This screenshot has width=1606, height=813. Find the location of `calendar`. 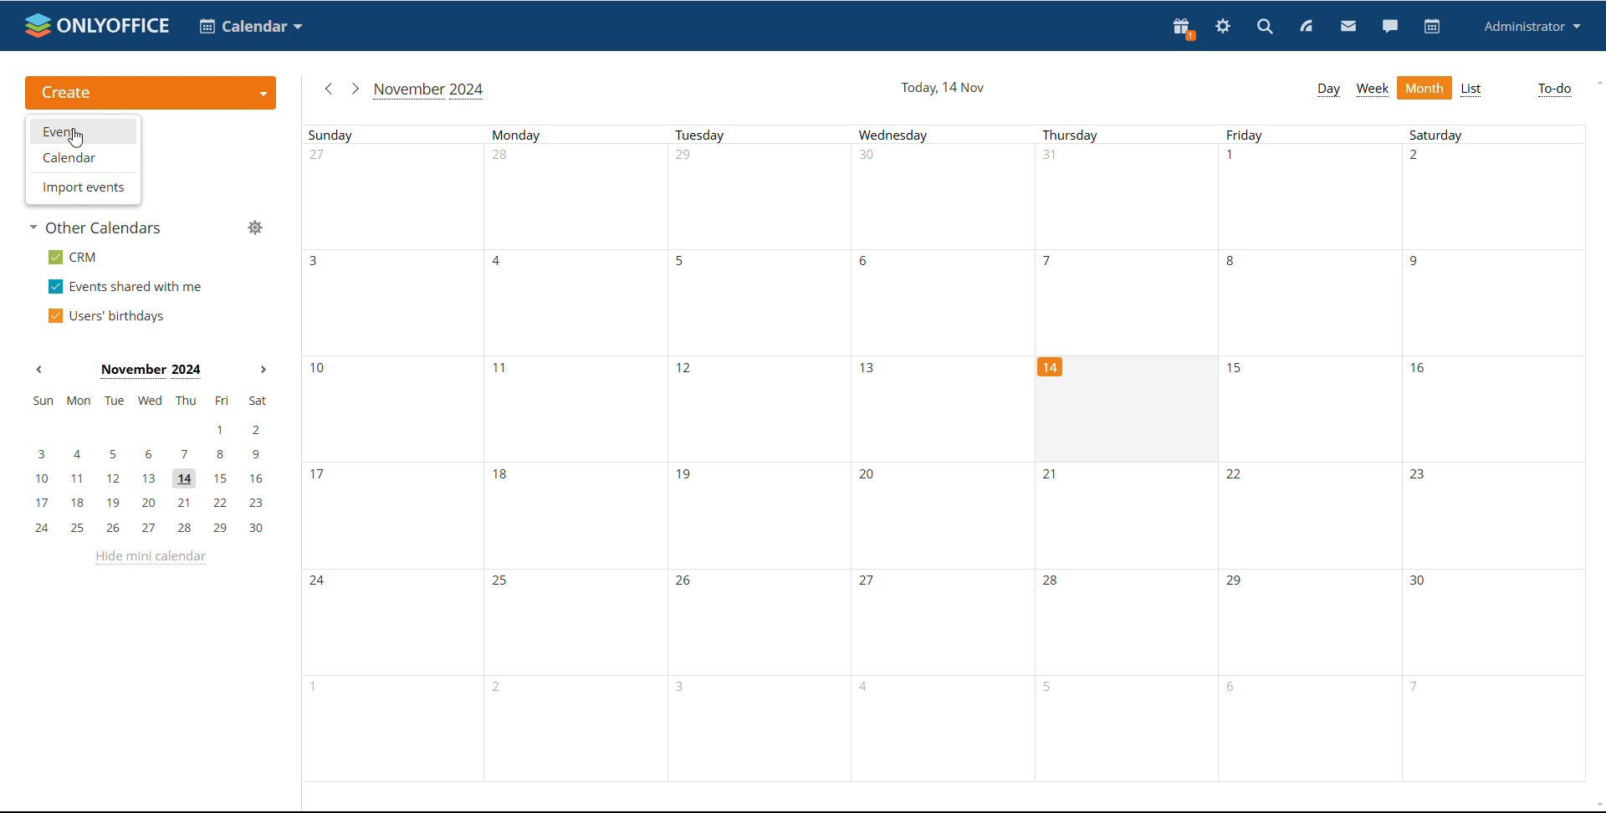

calendar is located at coordinates (84, 156).